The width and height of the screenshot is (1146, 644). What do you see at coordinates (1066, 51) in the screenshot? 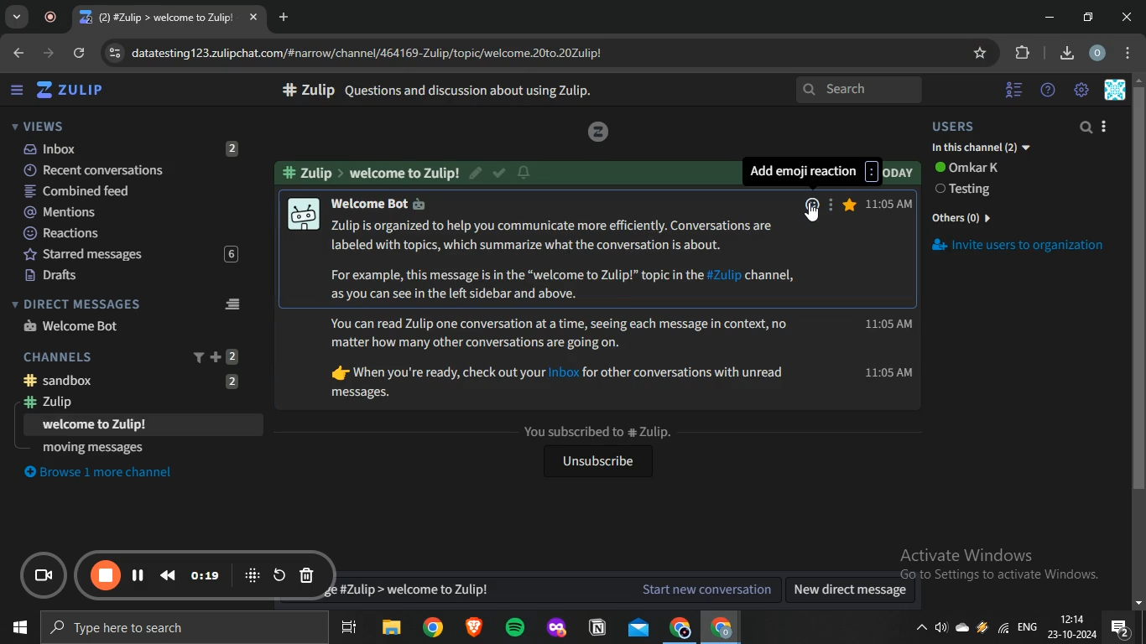
I see `downloads` at bounding box center [1066, 51].